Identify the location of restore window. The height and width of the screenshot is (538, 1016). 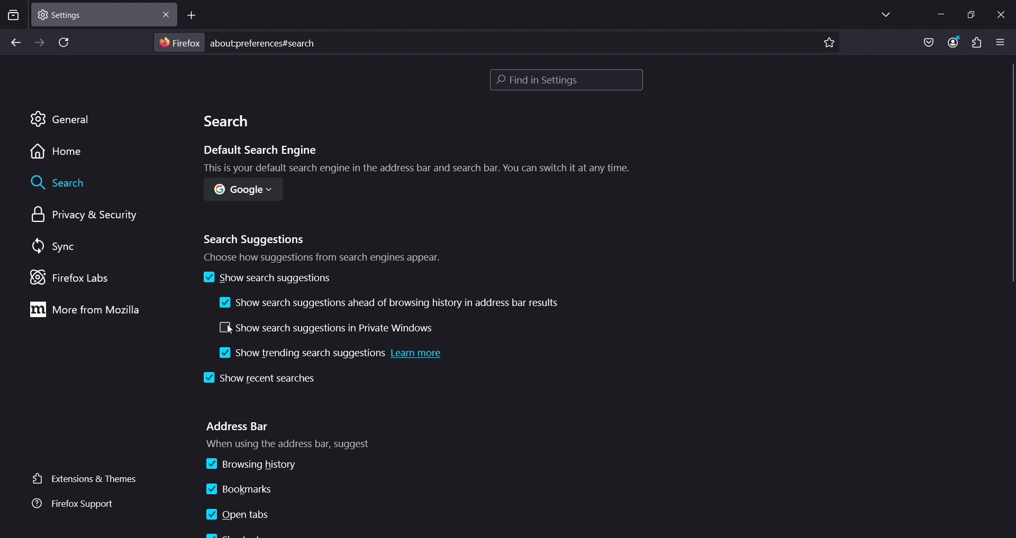
(970, 14).